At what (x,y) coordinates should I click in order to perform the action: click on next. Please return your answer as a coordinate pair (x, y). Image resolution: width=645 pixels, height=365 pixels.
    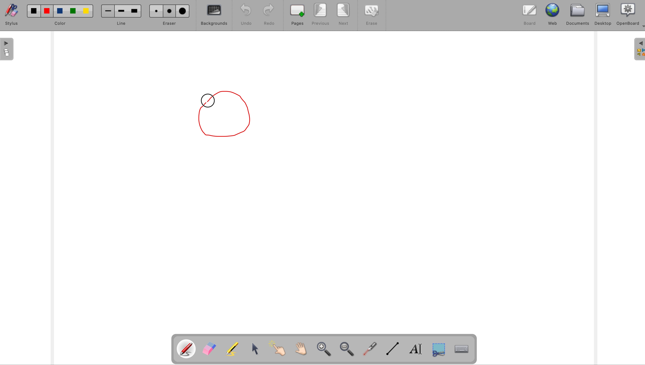
    Looking at the image, I should click on (343, 15).